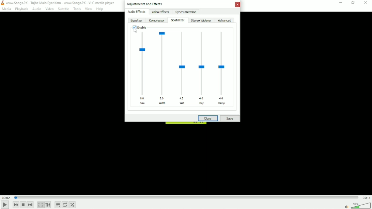 Image resolution: width=372 pixels, height=209 pixels. Describe the element at coordinates (341, 3) in the screenshot. I see `Minimize` at that location.